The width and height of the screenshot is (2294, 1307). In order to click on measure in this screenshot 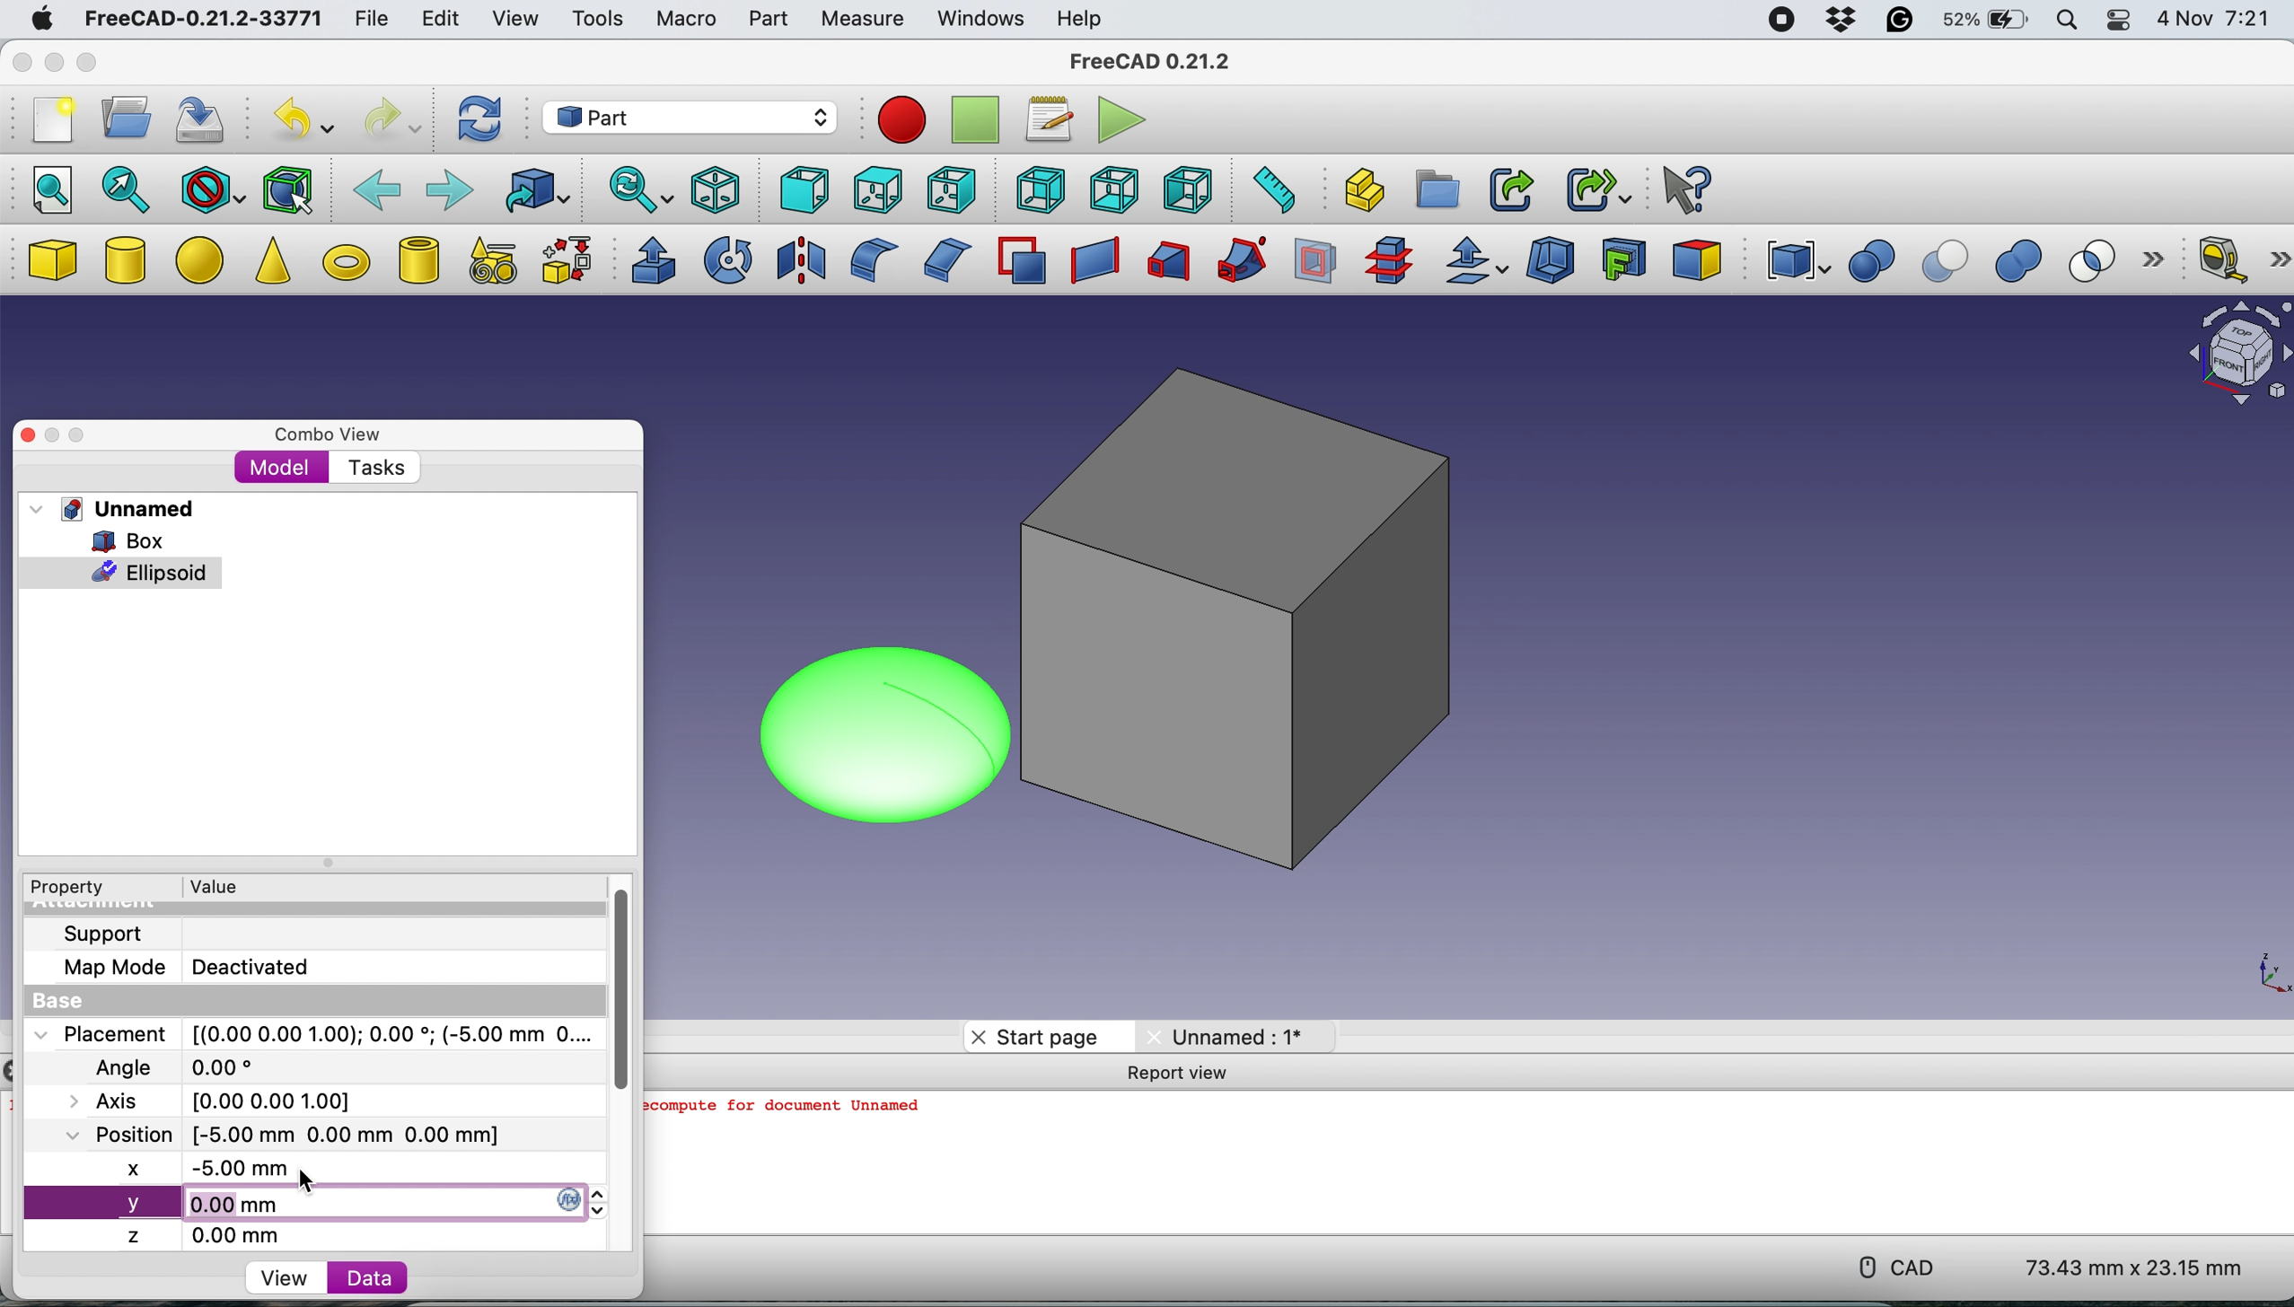, I will do `click(860, 20)`.